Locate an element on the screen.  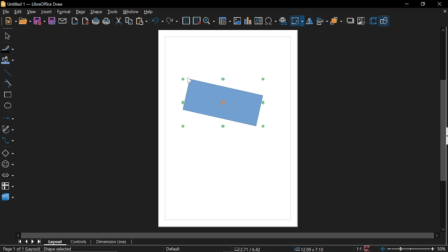
vertical scrollbar is located at coordinates (443, 131).